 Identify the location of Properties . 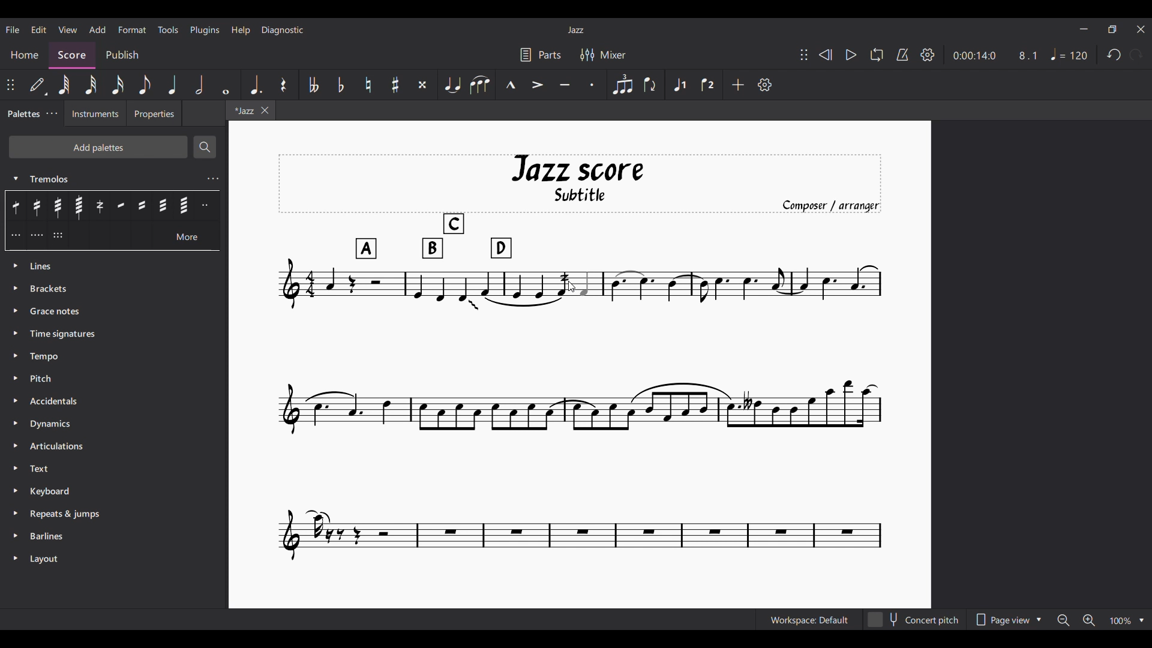
(154, 113).